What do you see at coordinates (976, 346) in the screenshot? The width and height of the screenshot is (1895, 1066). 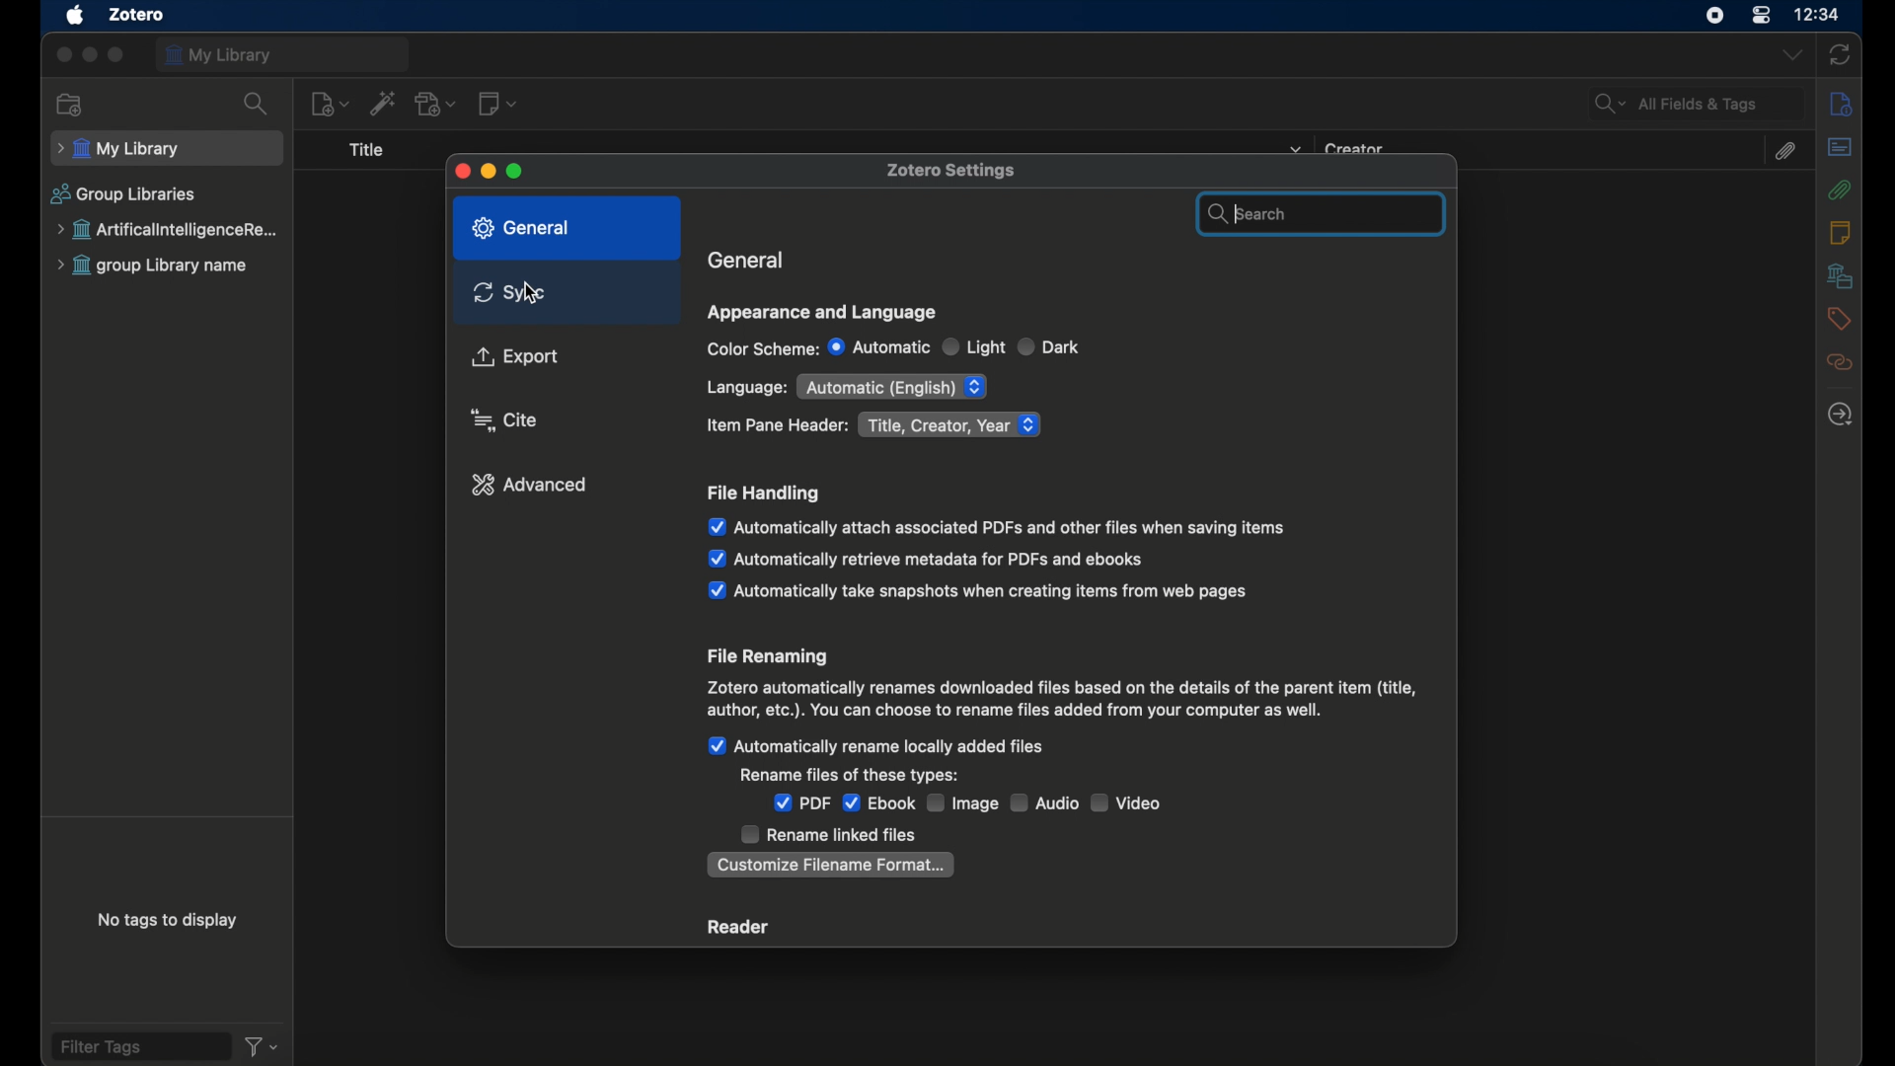 I see `light radio button` at bounding box center [976, 346].